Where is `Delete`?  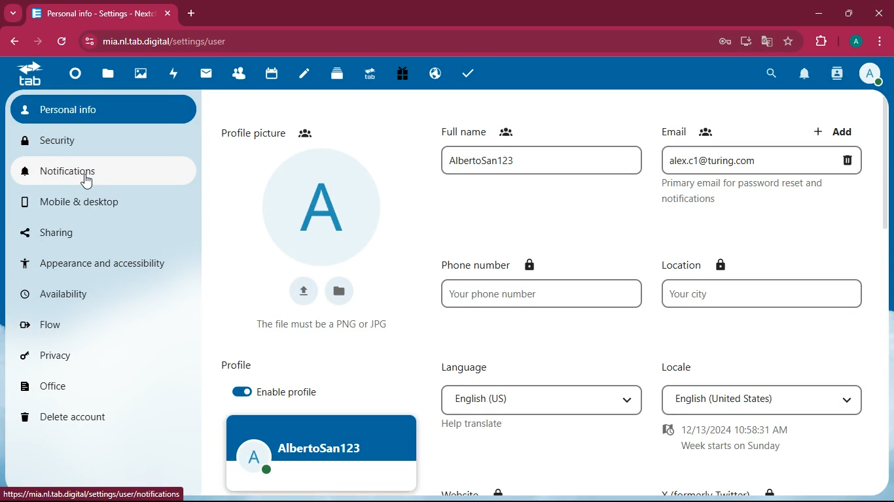 Delete is located at coordinates (849, 161).